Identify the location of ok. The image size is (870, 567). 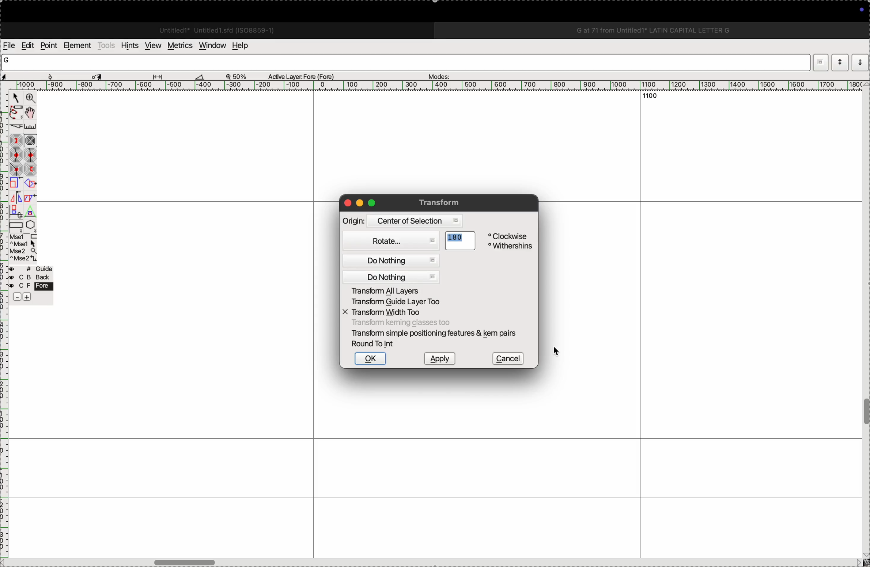
(372, 359).